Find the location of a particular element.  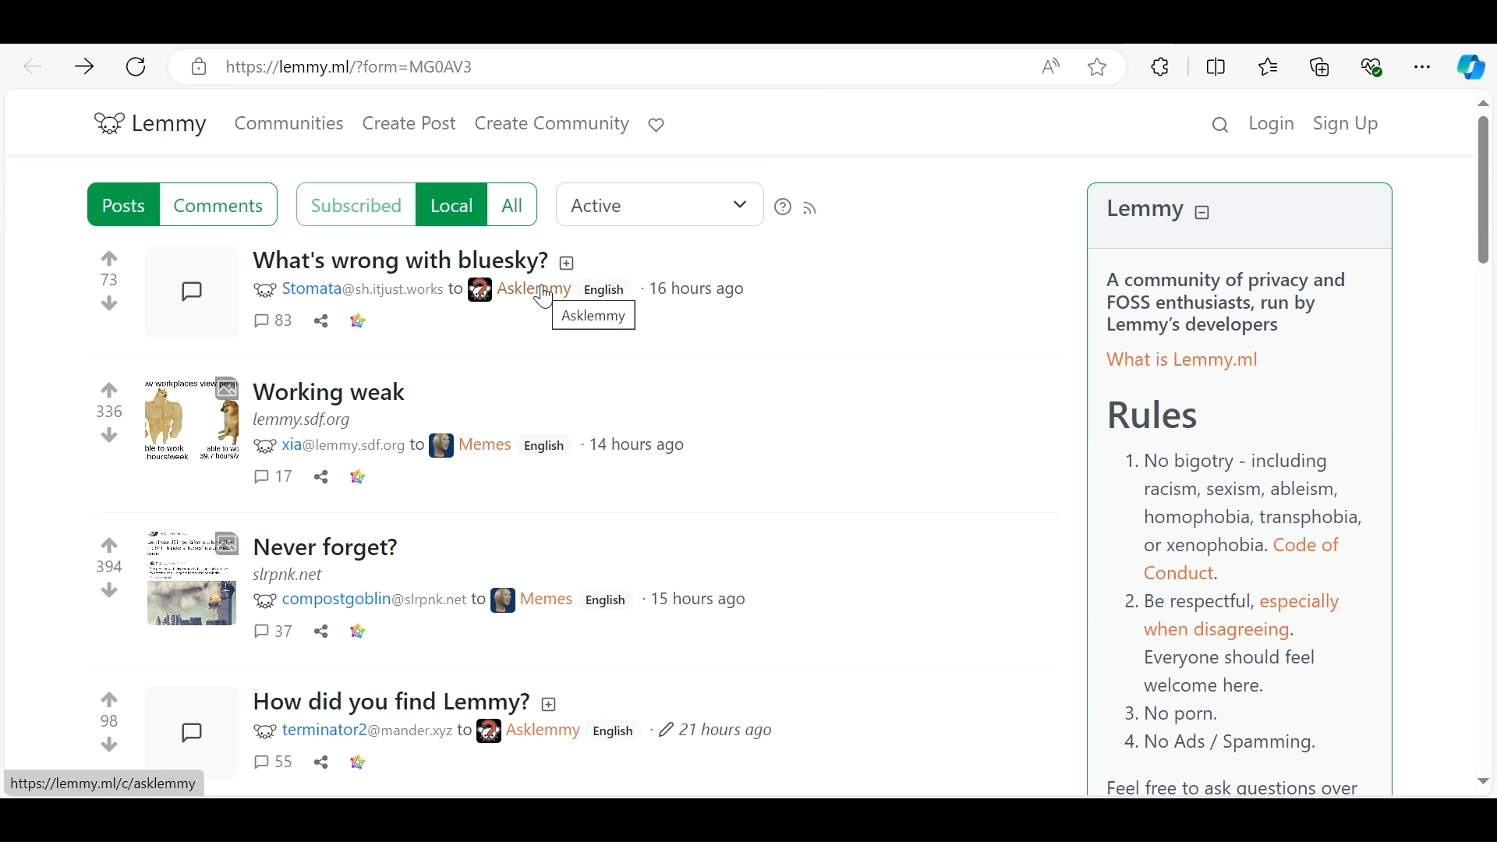

language is located at coordinates (607, 290).